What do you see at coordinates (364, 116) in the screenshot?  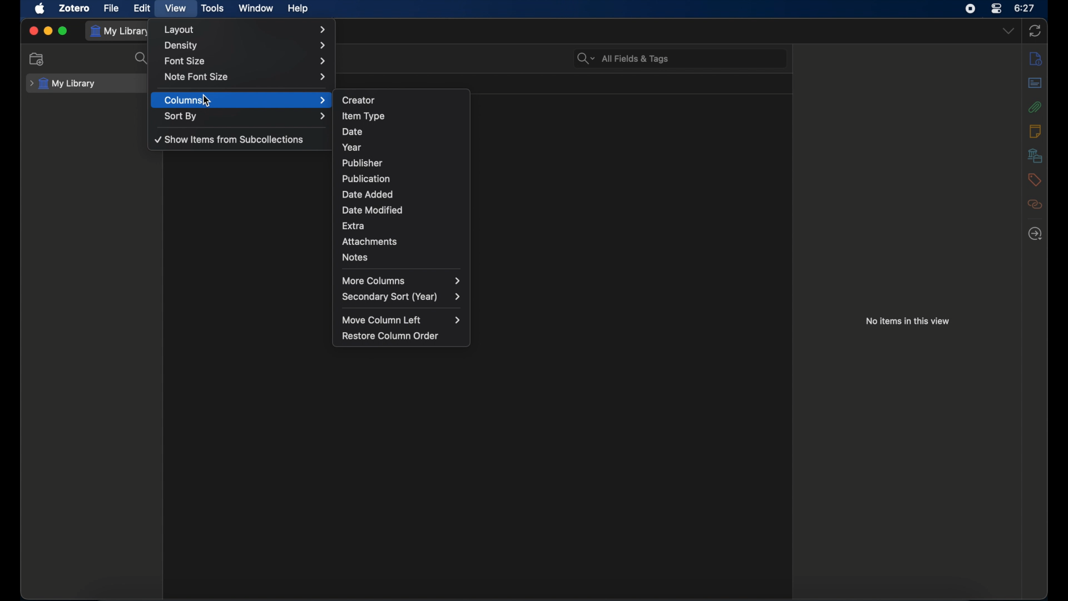 I see `item type` at bounding box center [364, 116].